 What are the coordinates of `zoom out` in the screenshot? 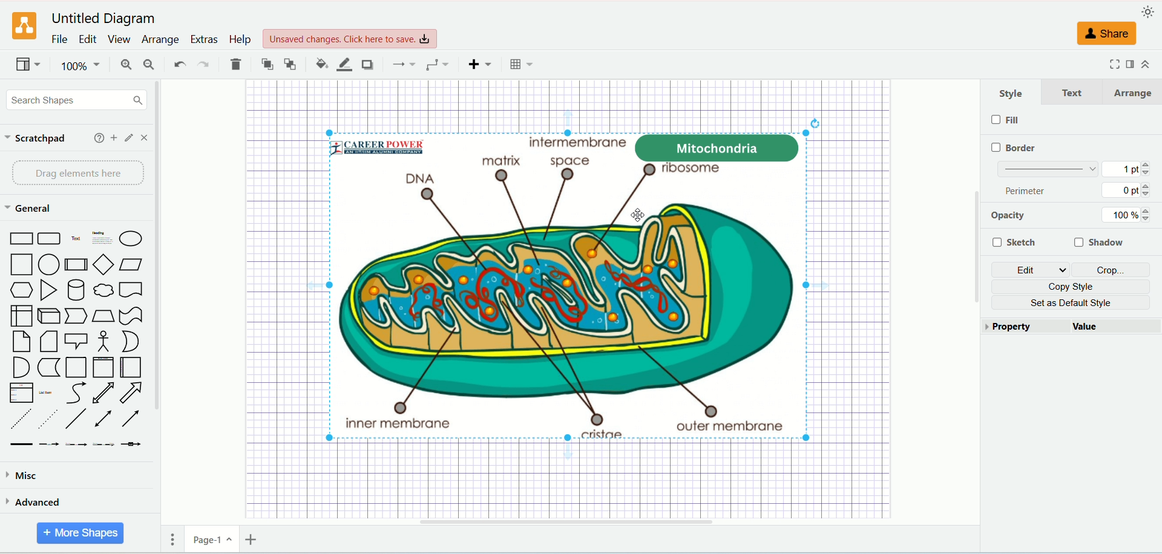 It's located at (147, 66).